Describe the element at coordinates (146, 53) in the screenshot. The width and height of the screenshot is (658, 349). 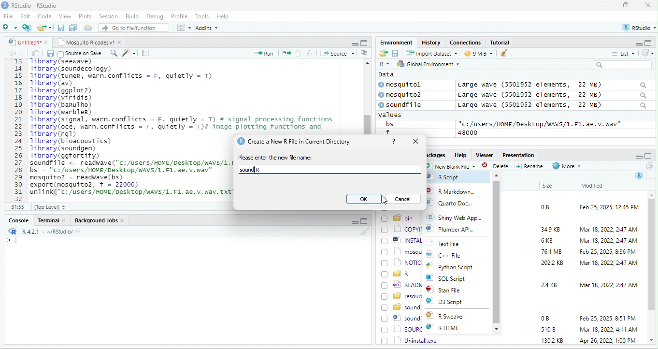
I see `note` at that location.